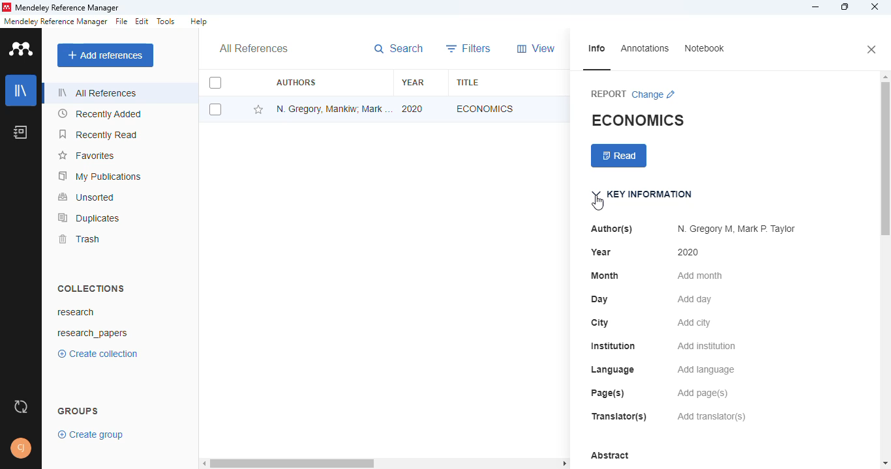 This screenshot has height=469, width=891. I want to click on horizontal scroll bar, so click(387, 462).